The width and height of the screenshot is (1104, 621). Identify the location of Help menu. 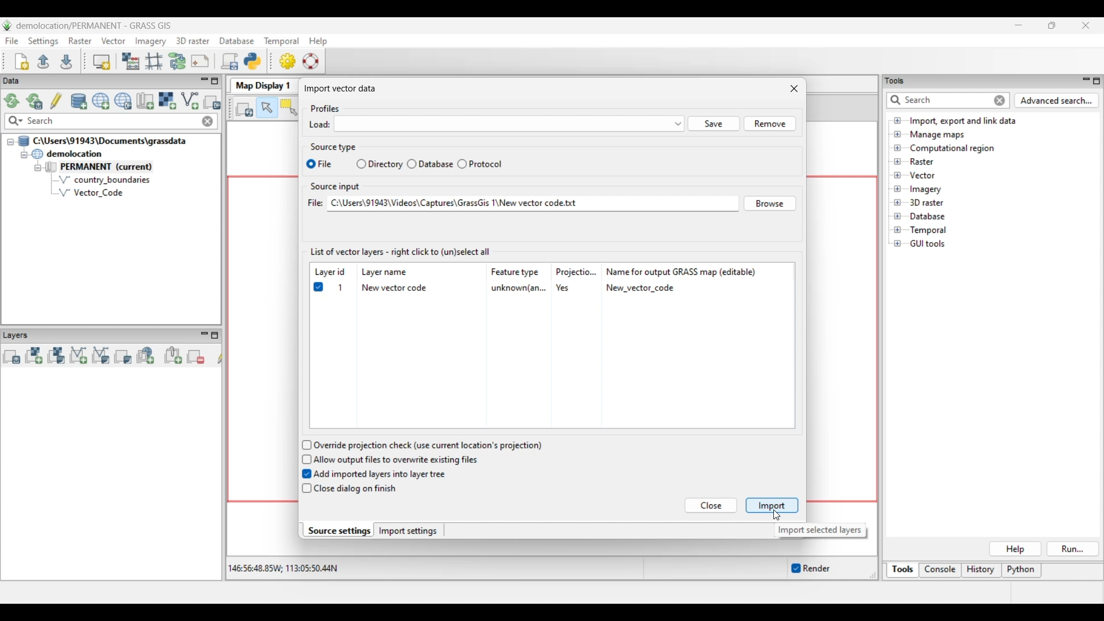
(318, 41).